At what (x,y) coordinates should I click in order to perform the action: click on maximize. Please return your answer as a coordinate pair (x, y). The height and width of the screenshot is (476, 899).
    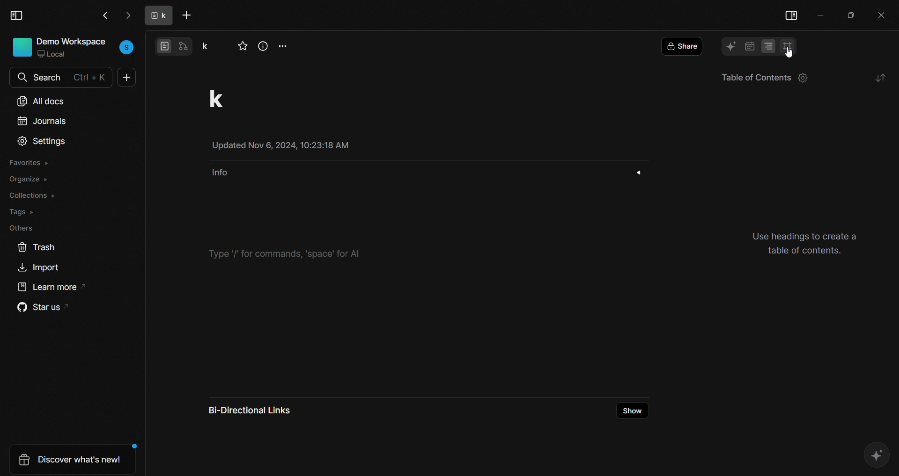
    Looking at the image, I should click on (851, 14).